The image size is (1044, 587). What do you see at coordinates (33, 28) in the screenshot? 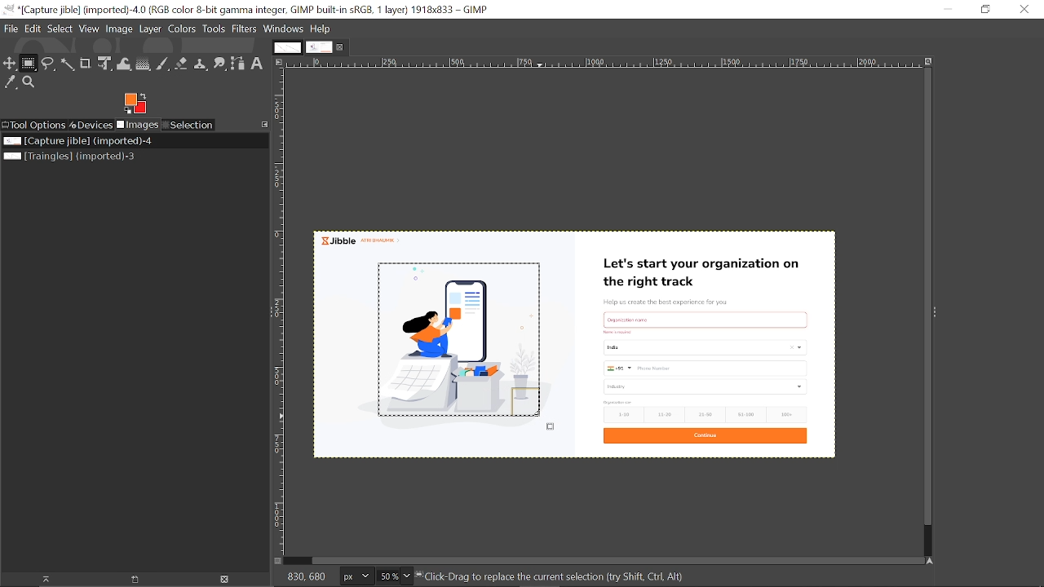
I see `Edit` at bounding box center [33, 28].